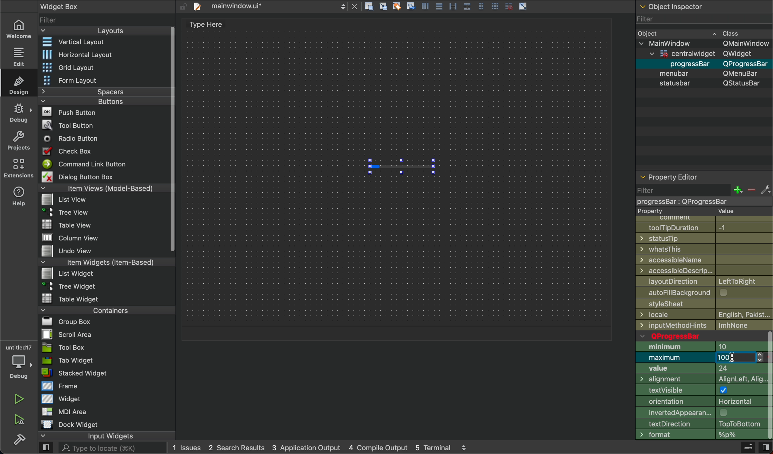  What do you see at coordinates (700, 391) in the screenshot?
I see `testVisible` at bounding box center [700, 391].